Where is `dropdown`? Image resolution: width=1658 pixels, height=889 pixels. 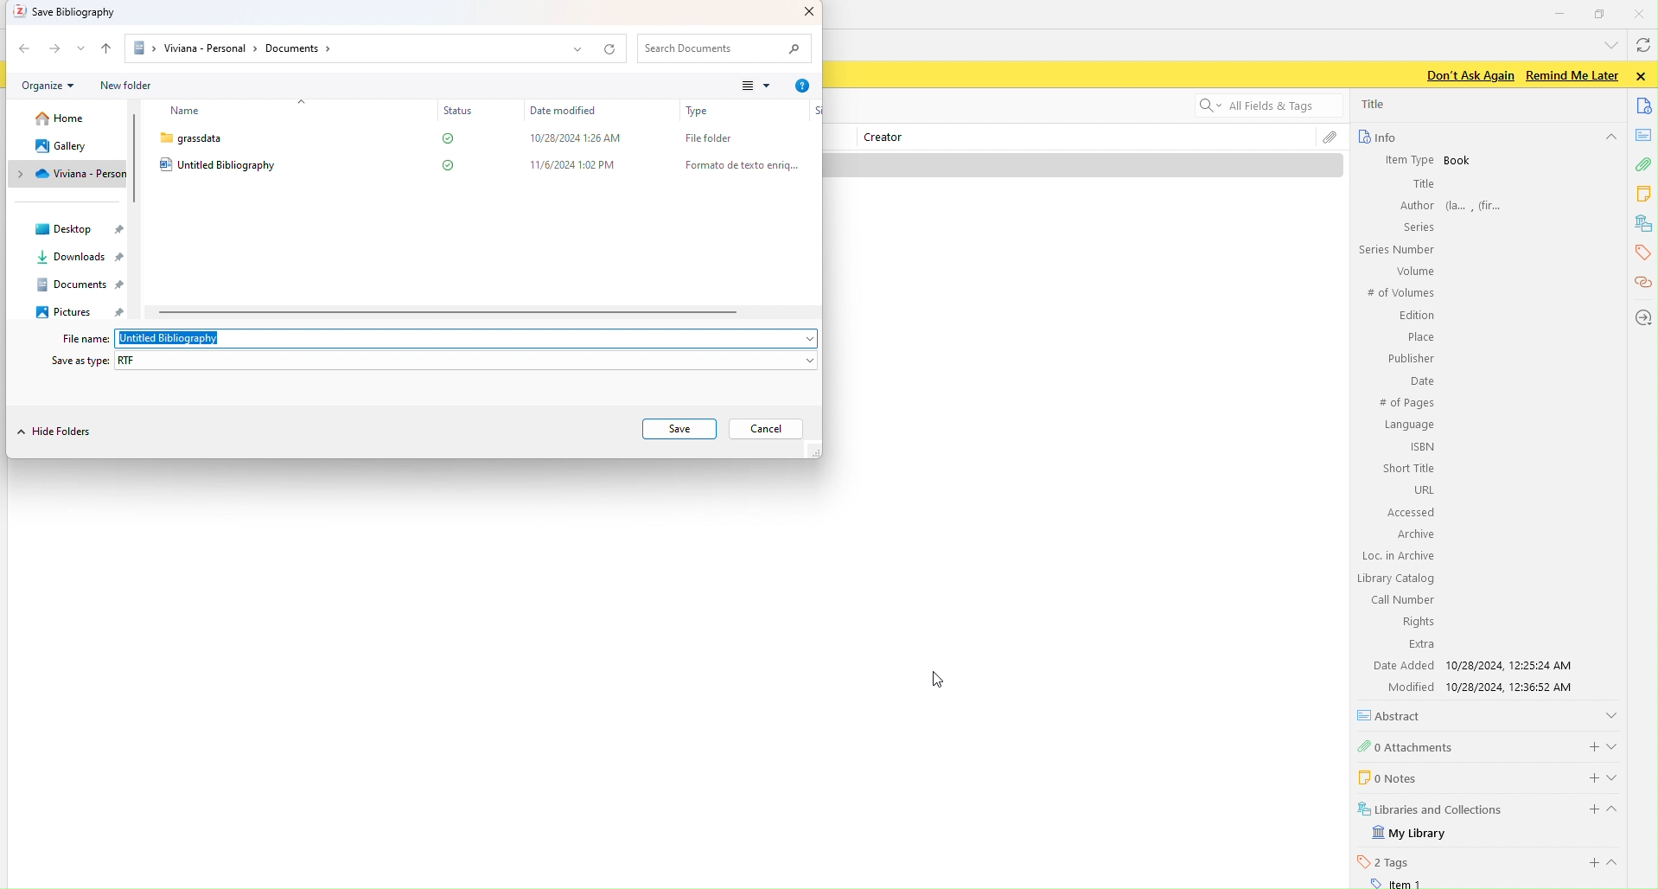 dropdown is located at coordinates (82, 48).